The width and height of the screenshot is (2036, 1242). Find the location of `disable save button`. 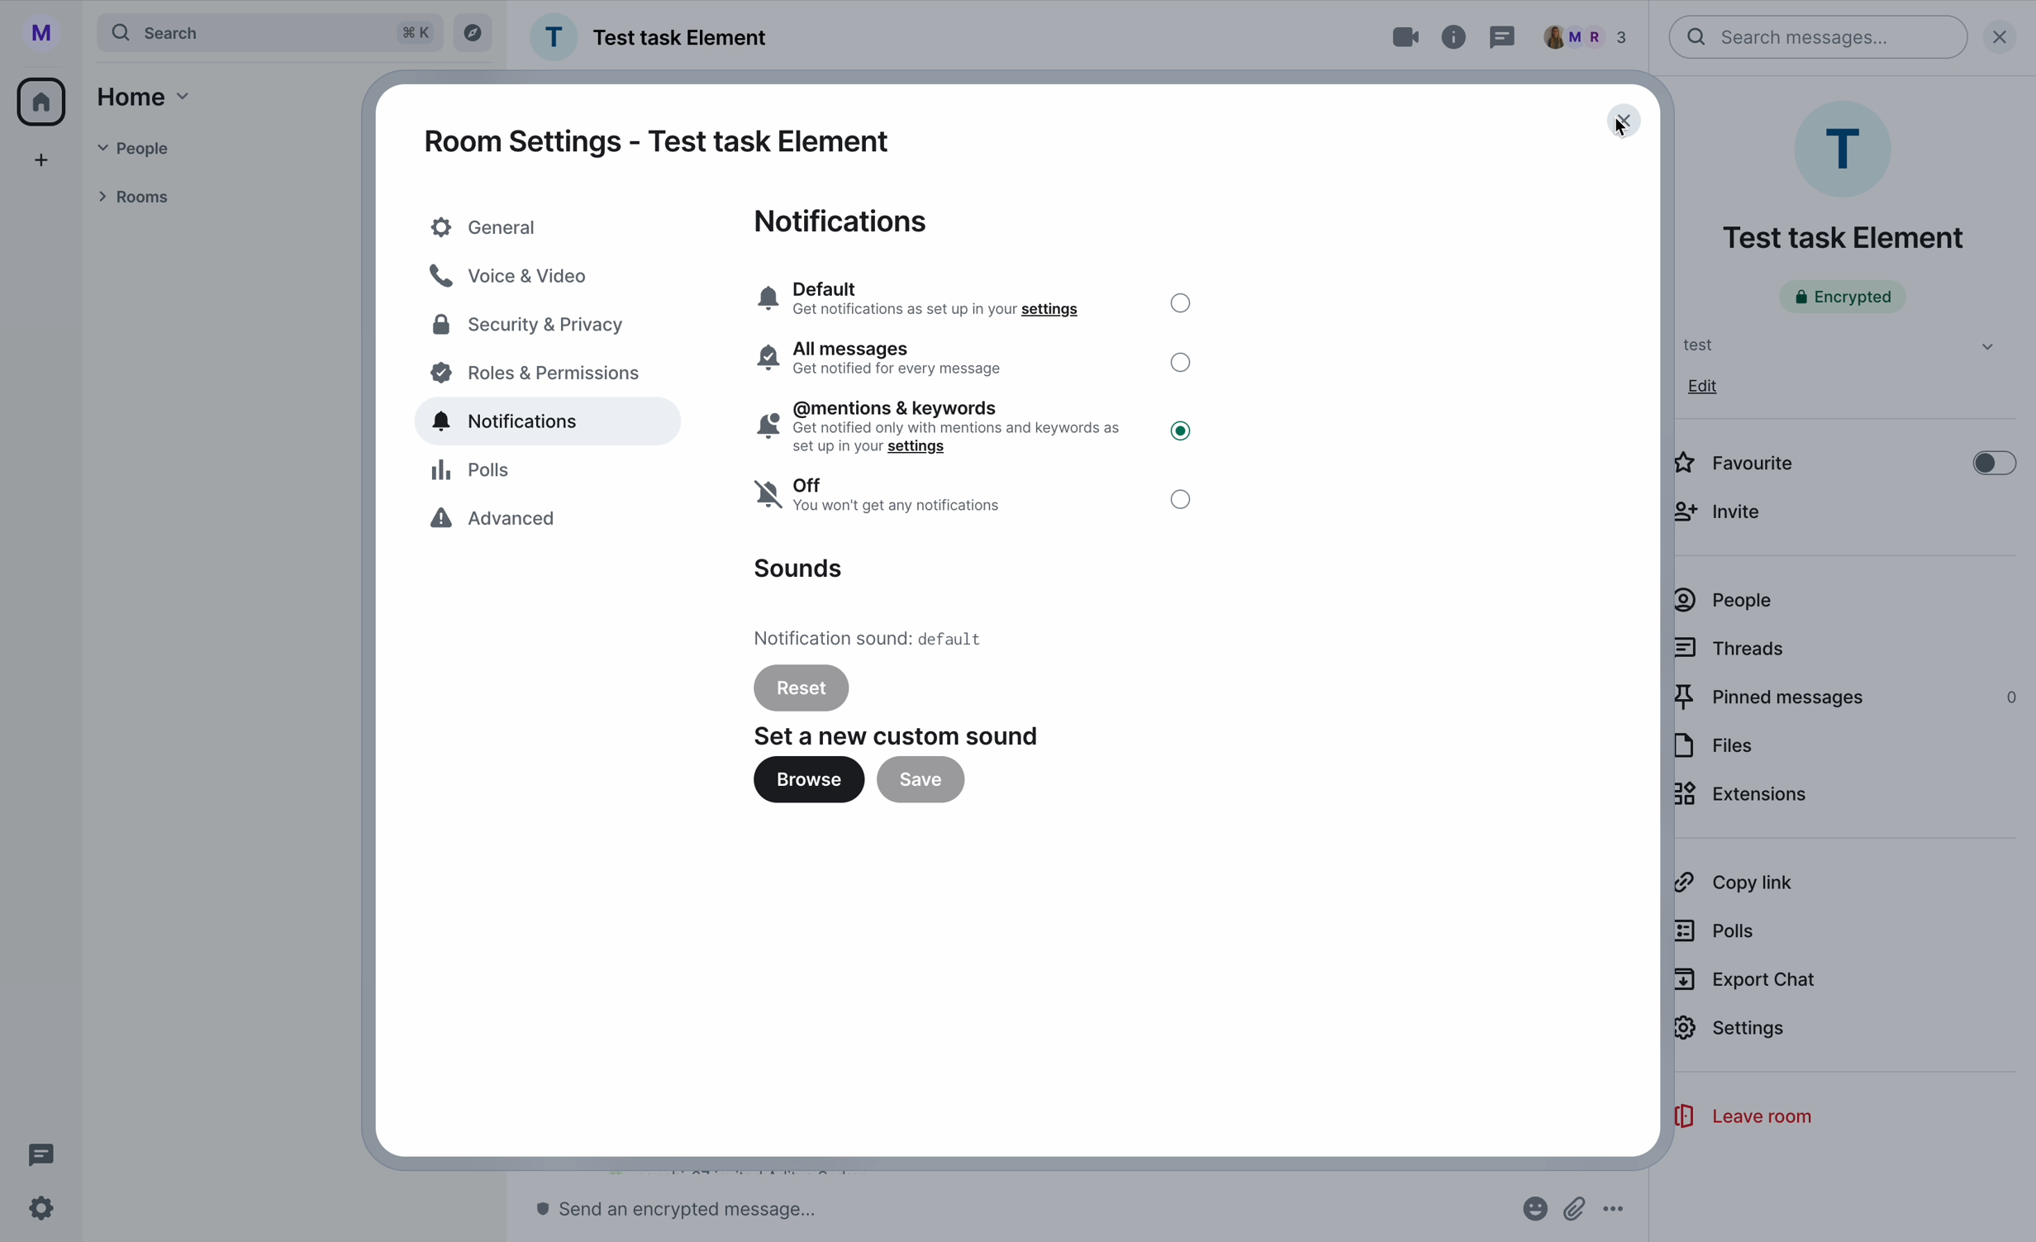

disable save button is located at coordinates (920, 780).